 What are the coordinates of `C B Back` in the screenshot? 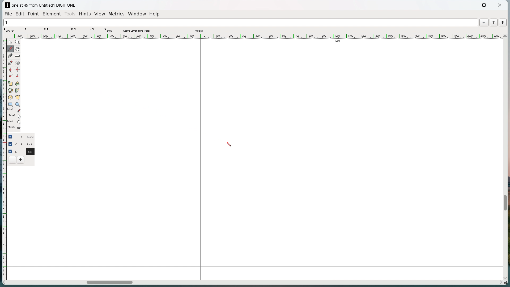 It's located at (25, 143).